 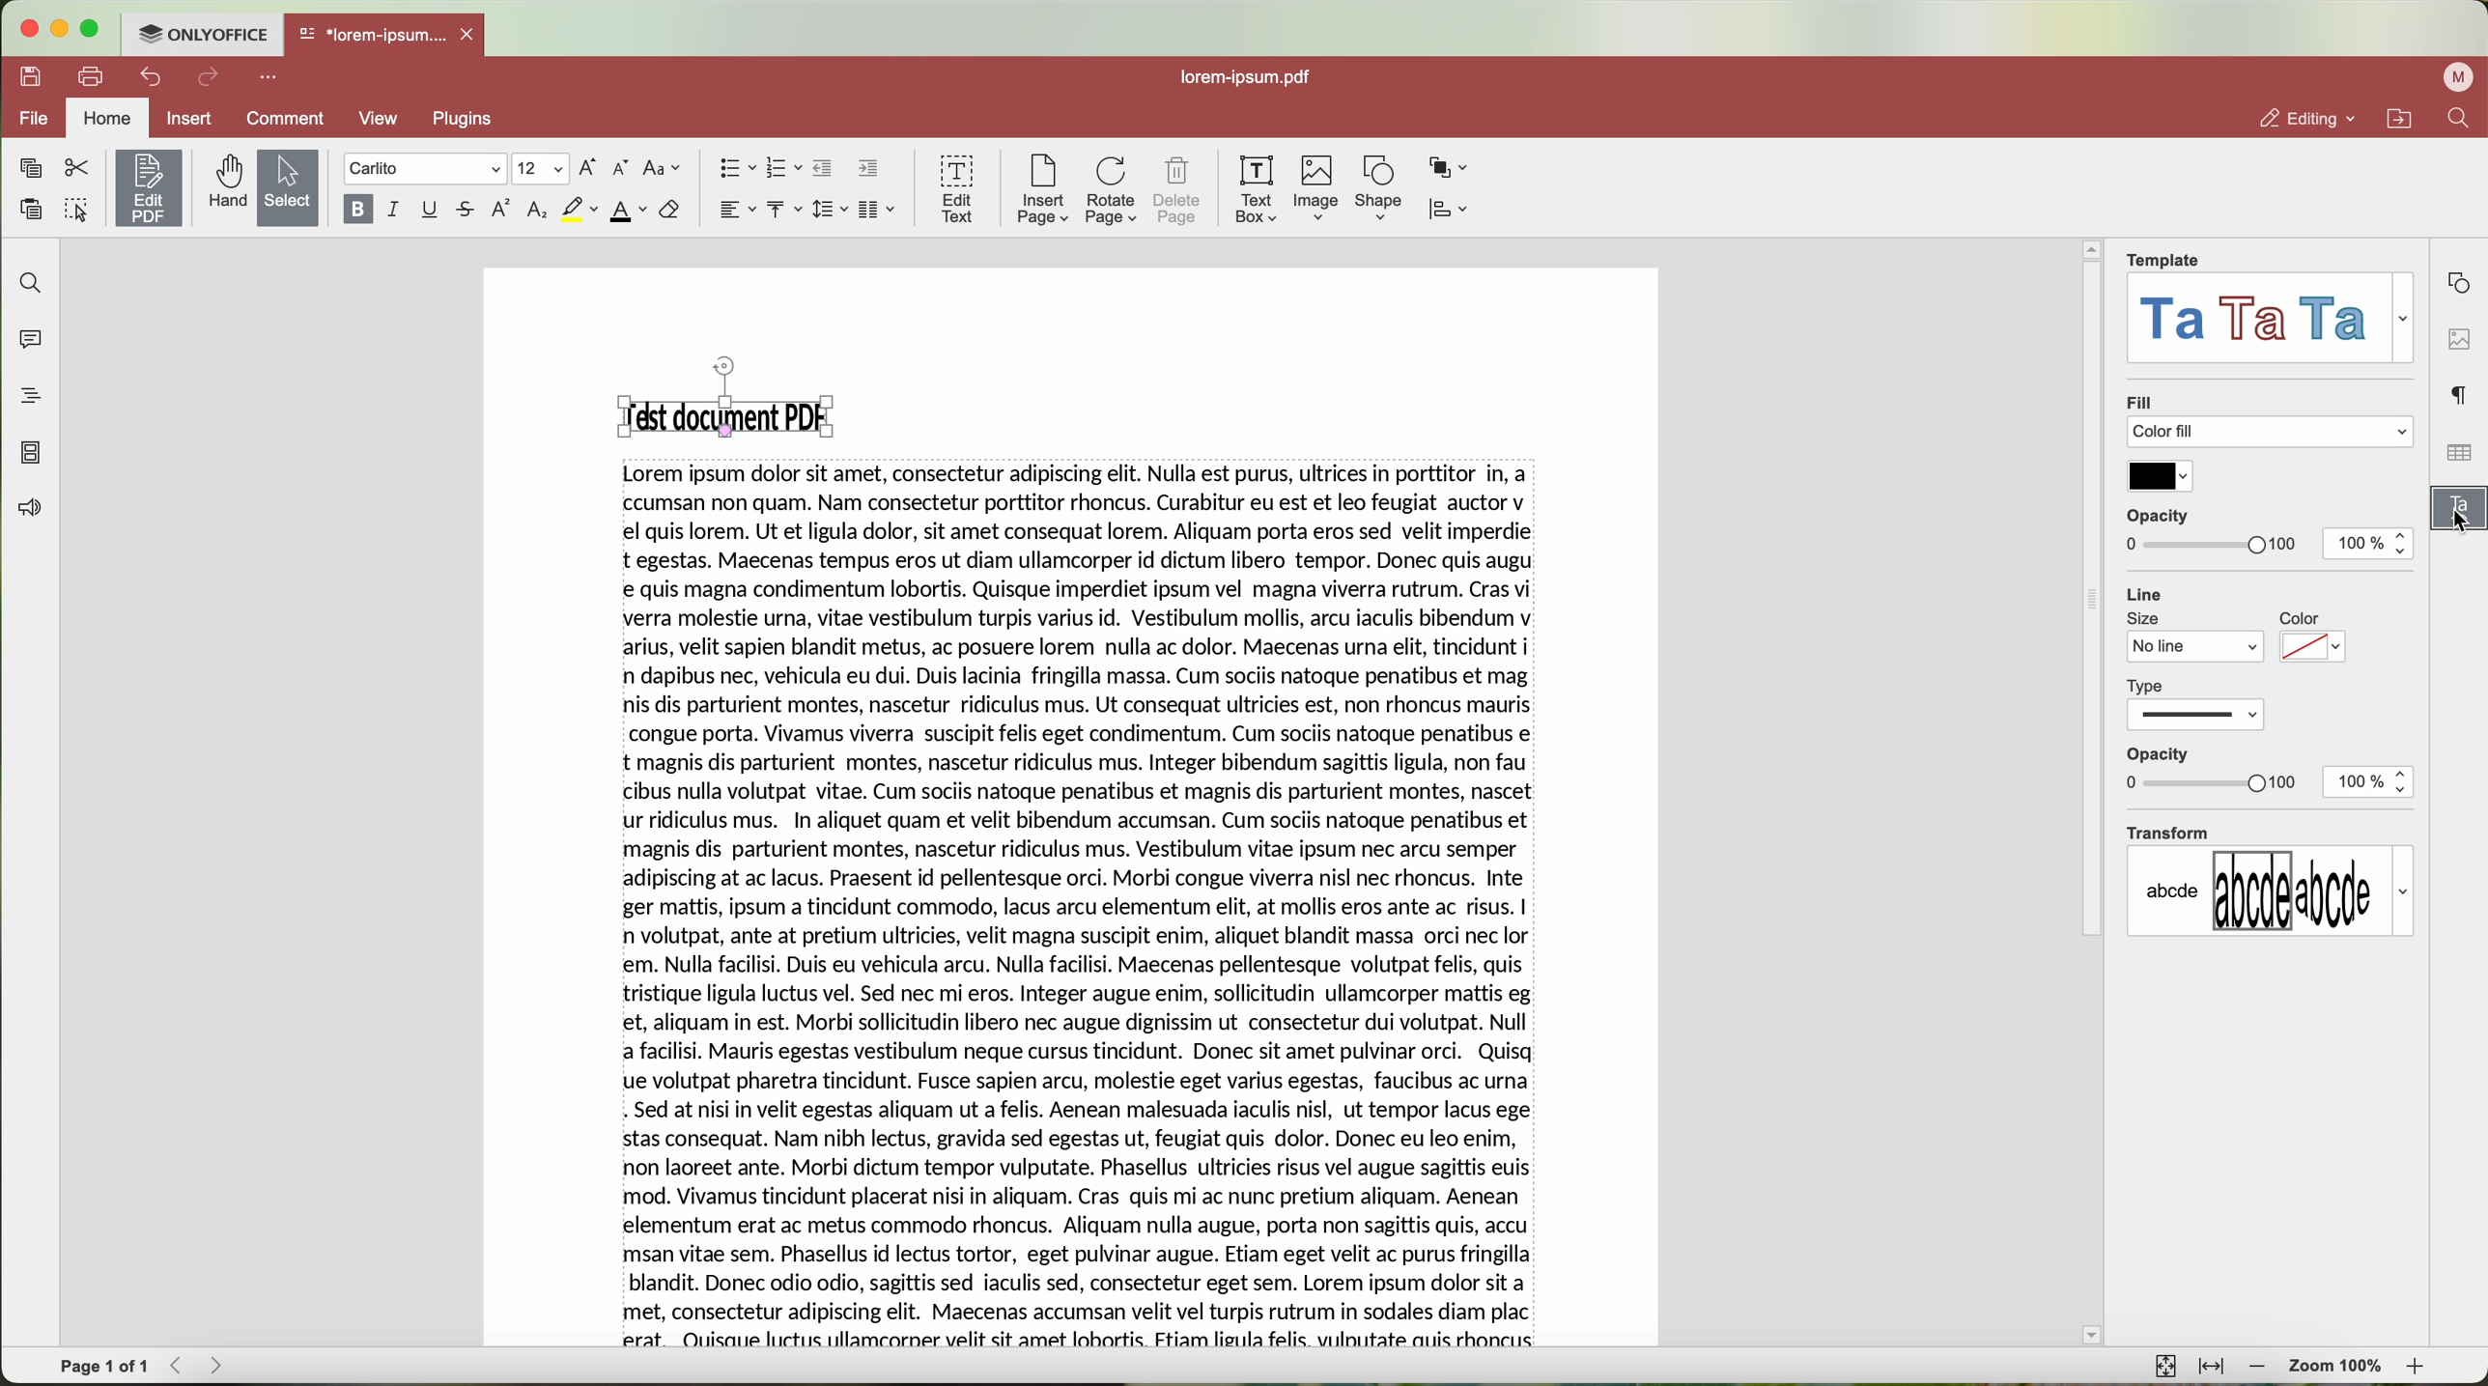 I want to click on arrange shape, so click(x=1451, y=169).